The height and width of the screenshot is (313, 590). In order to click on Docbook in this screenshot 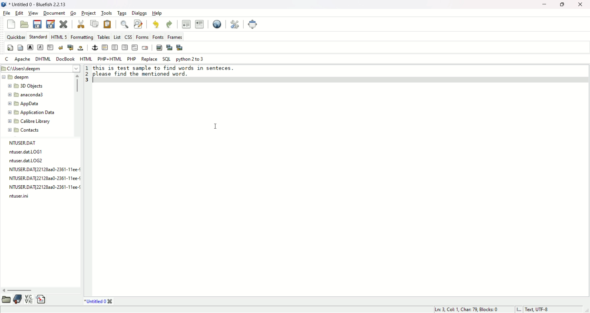, I will do `click(66, 59)`.